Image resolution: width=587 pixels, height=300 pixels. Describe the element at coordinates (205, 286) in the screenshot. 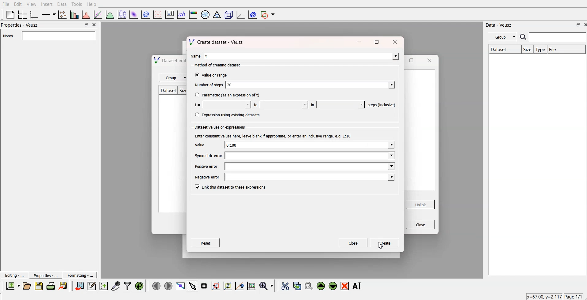

I see `read data point on the graph` at that location.